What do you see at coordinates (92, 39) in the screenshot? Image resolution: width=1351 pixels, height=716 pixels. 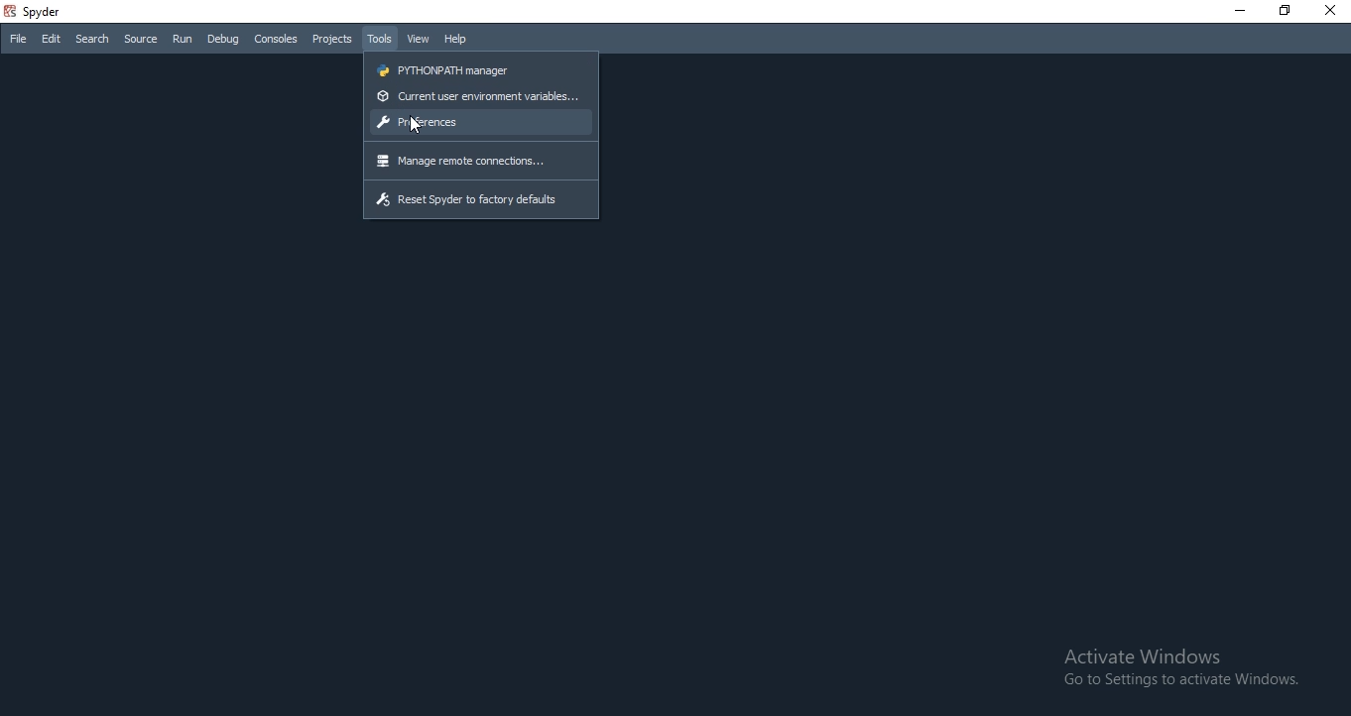 I see `Search` at bounding box center [92, 39].